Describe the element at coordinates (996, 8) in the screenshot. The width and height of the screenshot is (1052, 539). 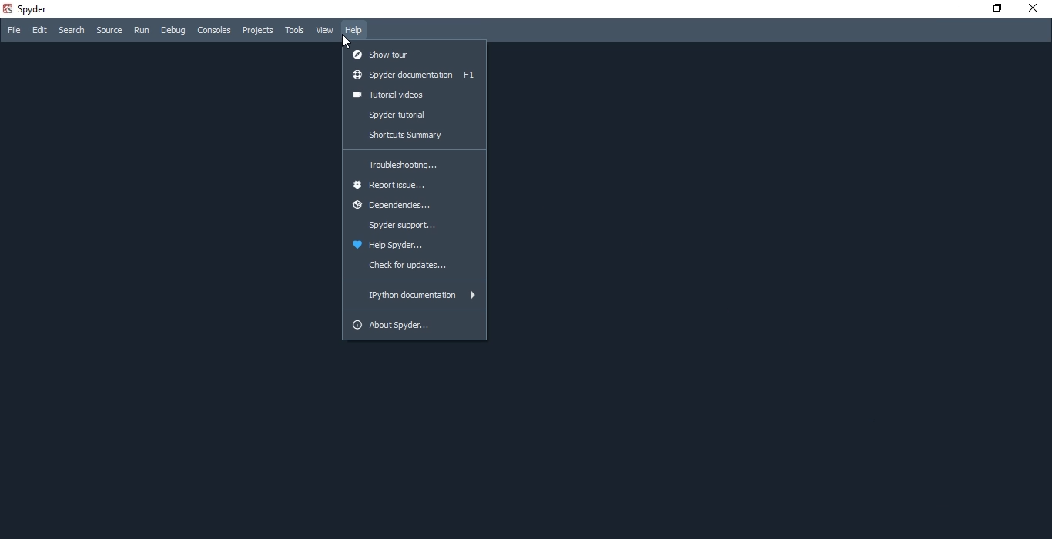
I see `restore` at that location.